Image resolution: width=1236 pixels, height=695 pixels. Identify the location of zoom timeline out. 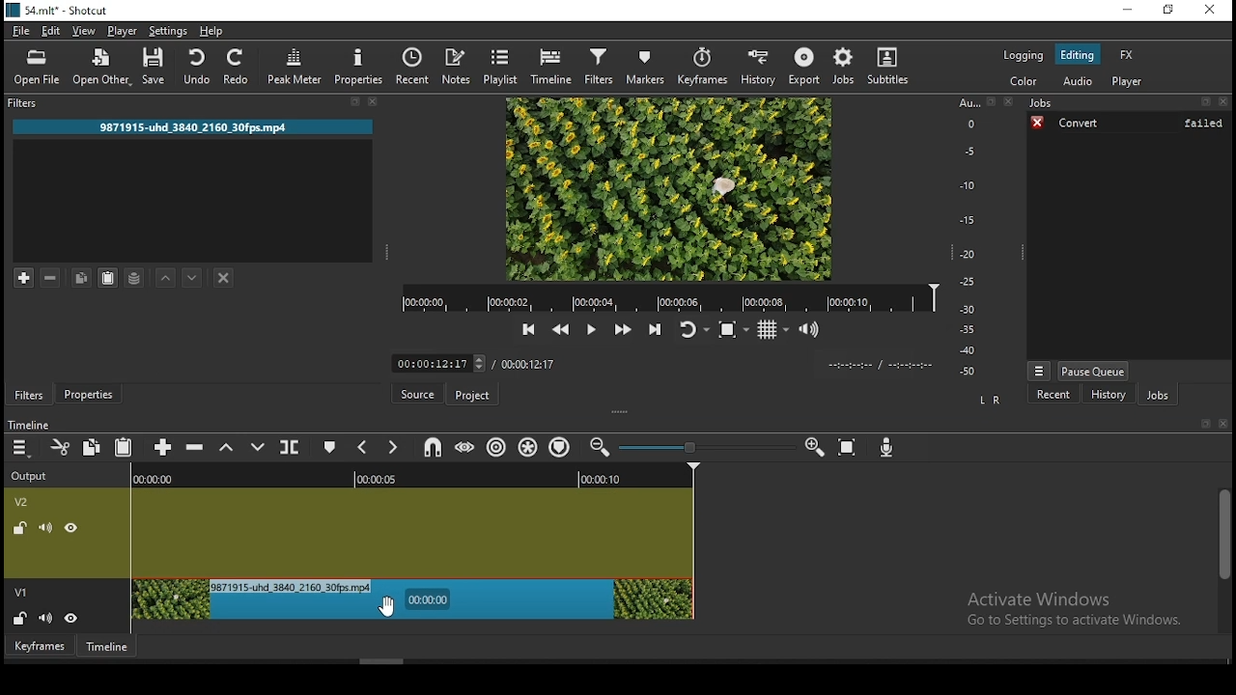
(812, 449).